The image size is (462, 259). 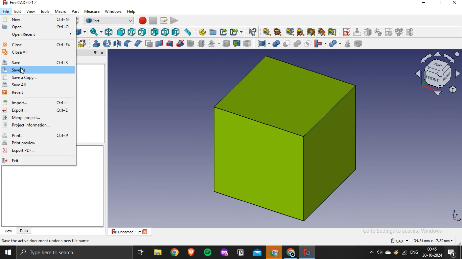 What do you see at coordinates (37, 35) in the screenshot?
I see `open recent` at bounding box center [37, 35].